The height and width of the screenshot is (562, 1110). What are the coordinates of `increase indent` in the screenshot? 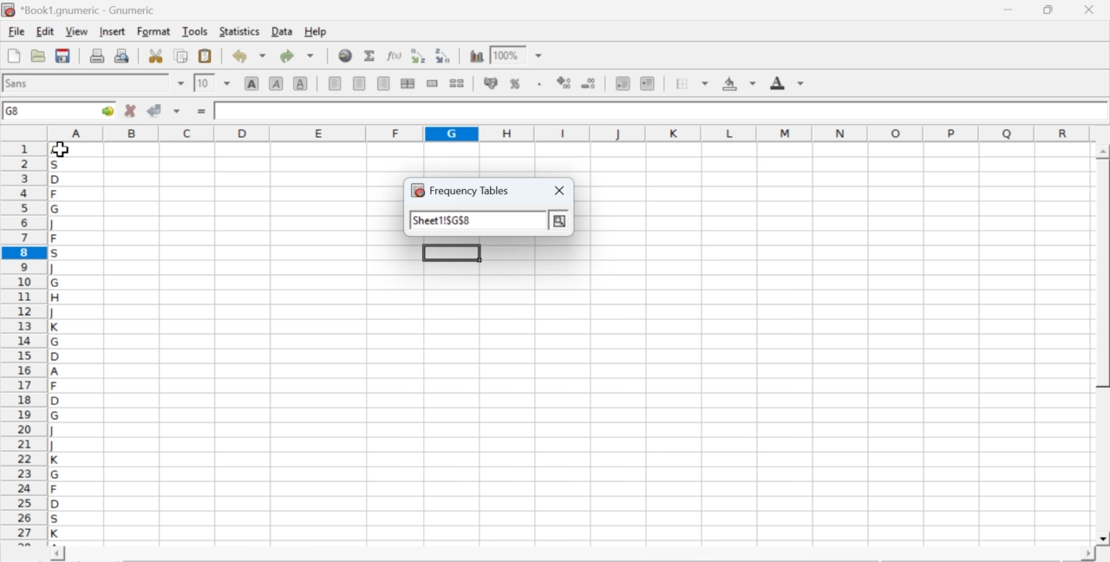 It's located at (647, 84).